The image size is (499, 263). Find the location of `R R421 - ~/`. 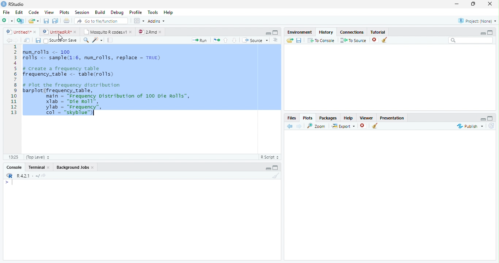

R R421 - ~/ is located at coordinates (25, 176).